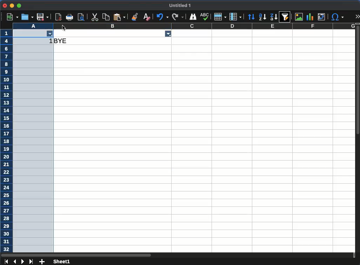 This screenshot has width=360, height=265. What do you see at coordinates (13, 16) in the screenshot?
I see `new` at bounding box center [13, 16].